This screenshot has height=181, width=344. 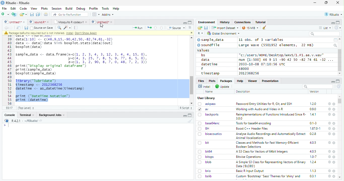 I want to click on 0.2.8, so click(x=313, y=134).